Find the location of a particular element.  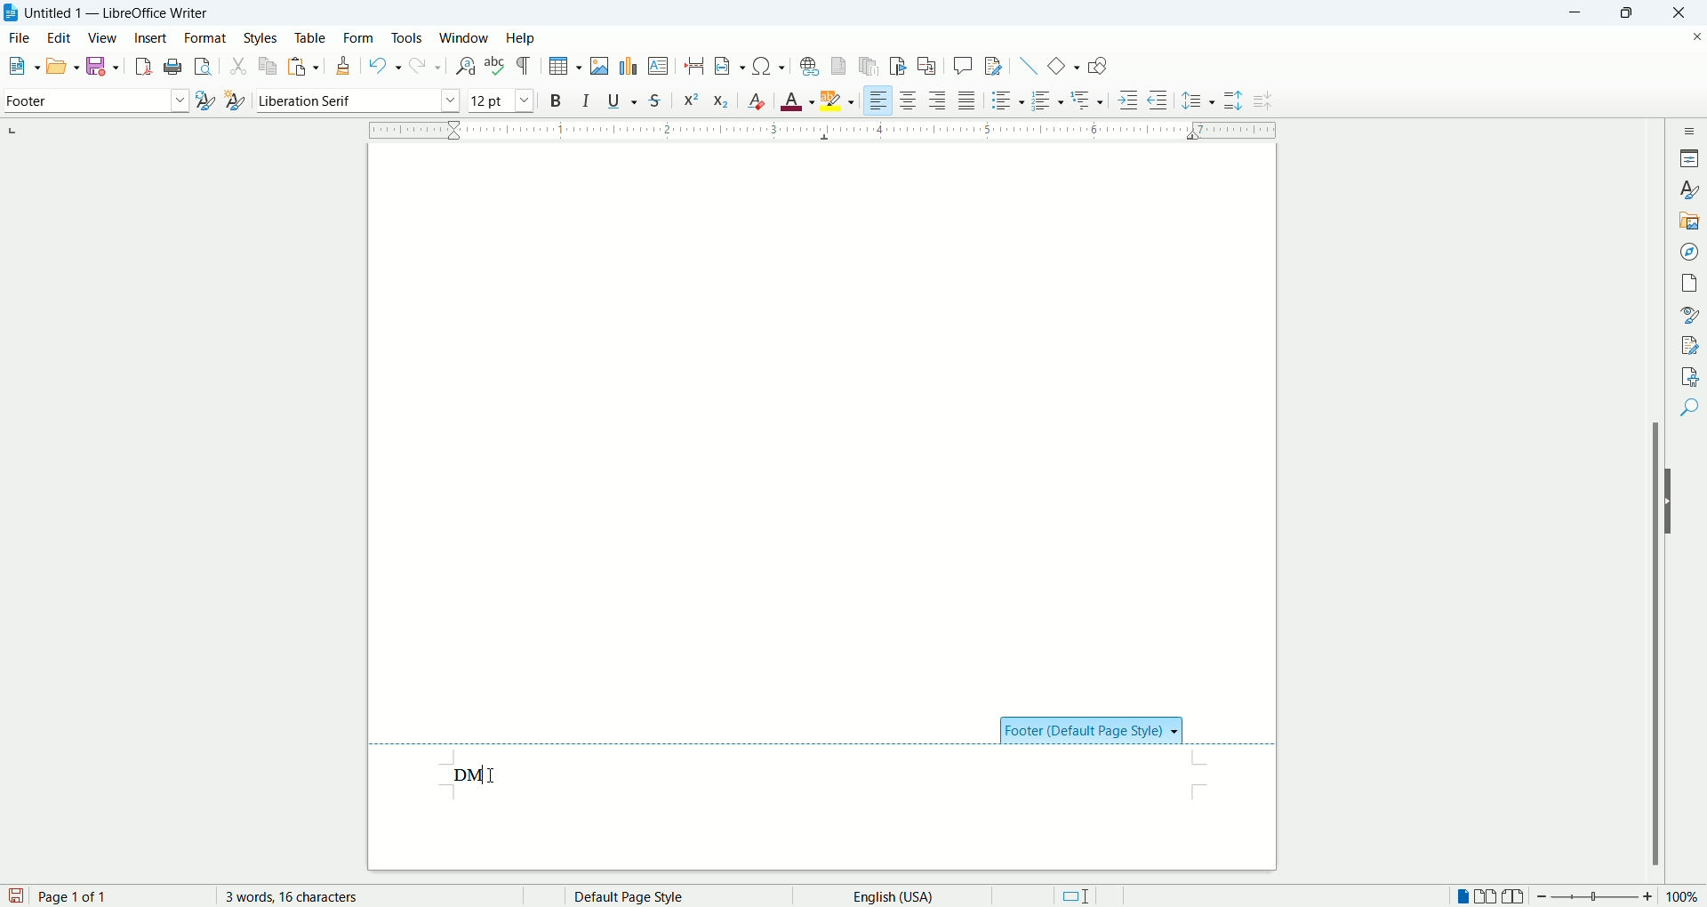

hide is located at coordinates (1673, 502).